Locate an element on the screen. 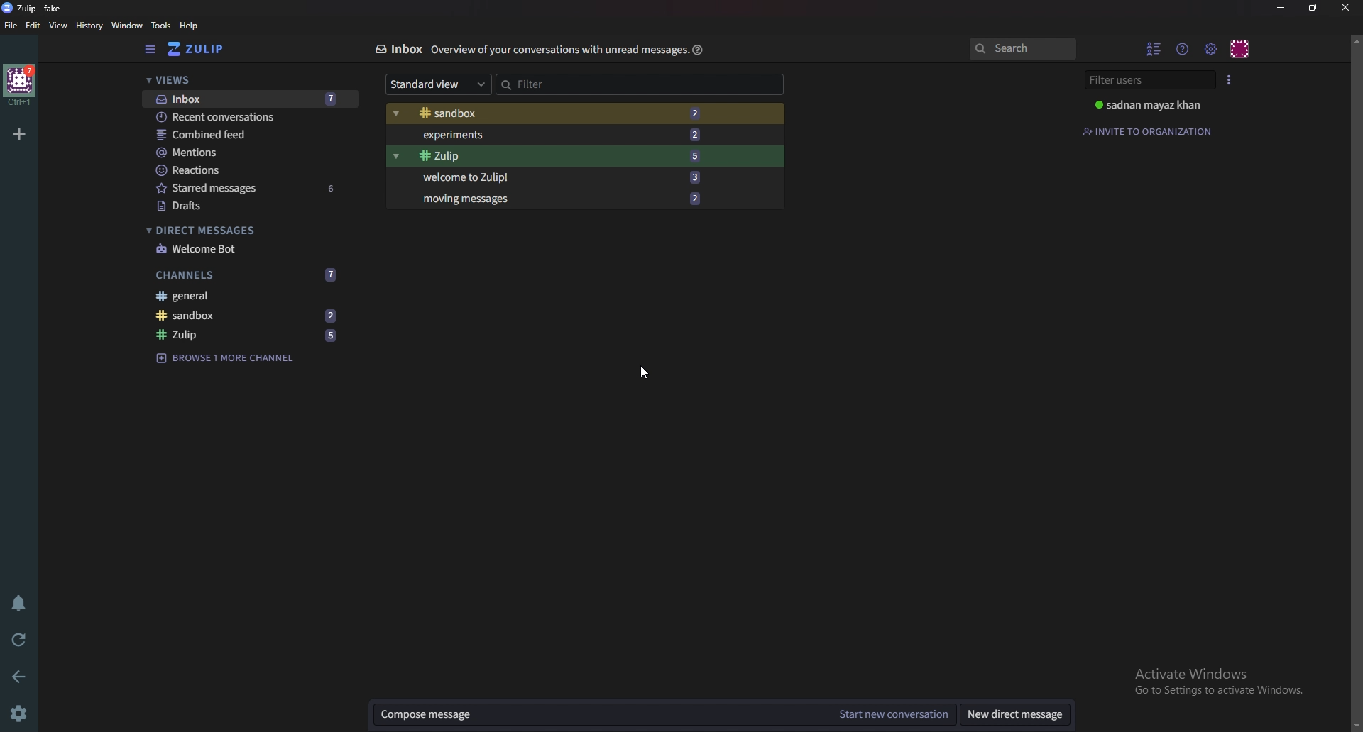 The image size is (1363, 732). Tools is located at coordinates (160, 25).